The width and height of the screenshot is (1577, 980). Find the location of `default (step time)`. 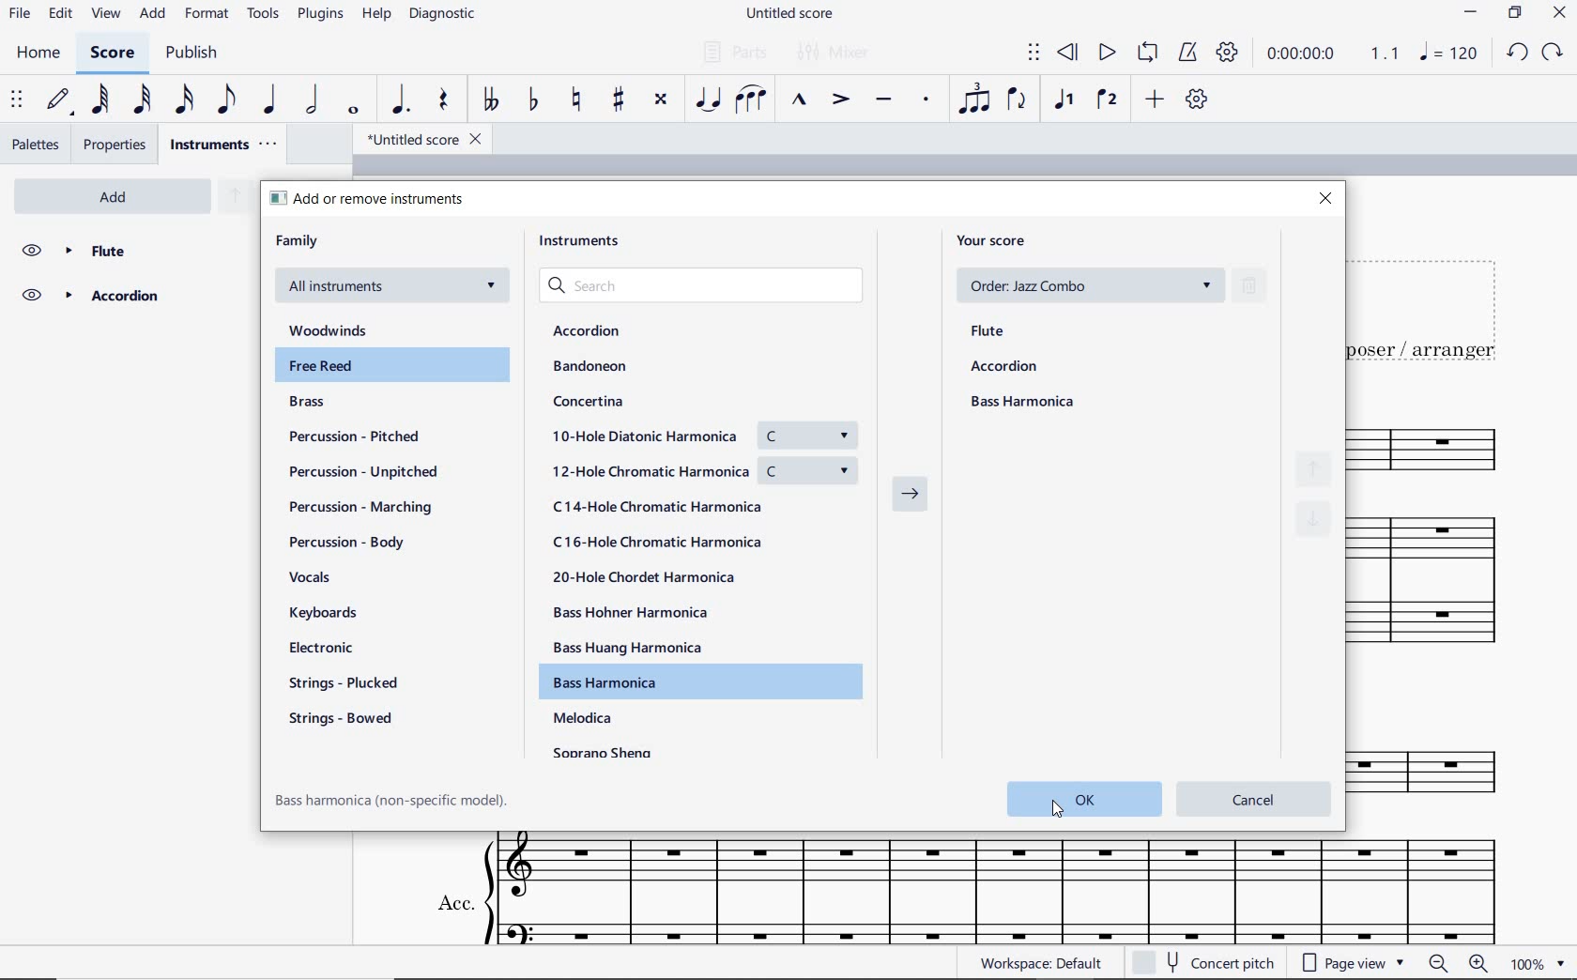

default (step time) is located at coordinates (57, 100).